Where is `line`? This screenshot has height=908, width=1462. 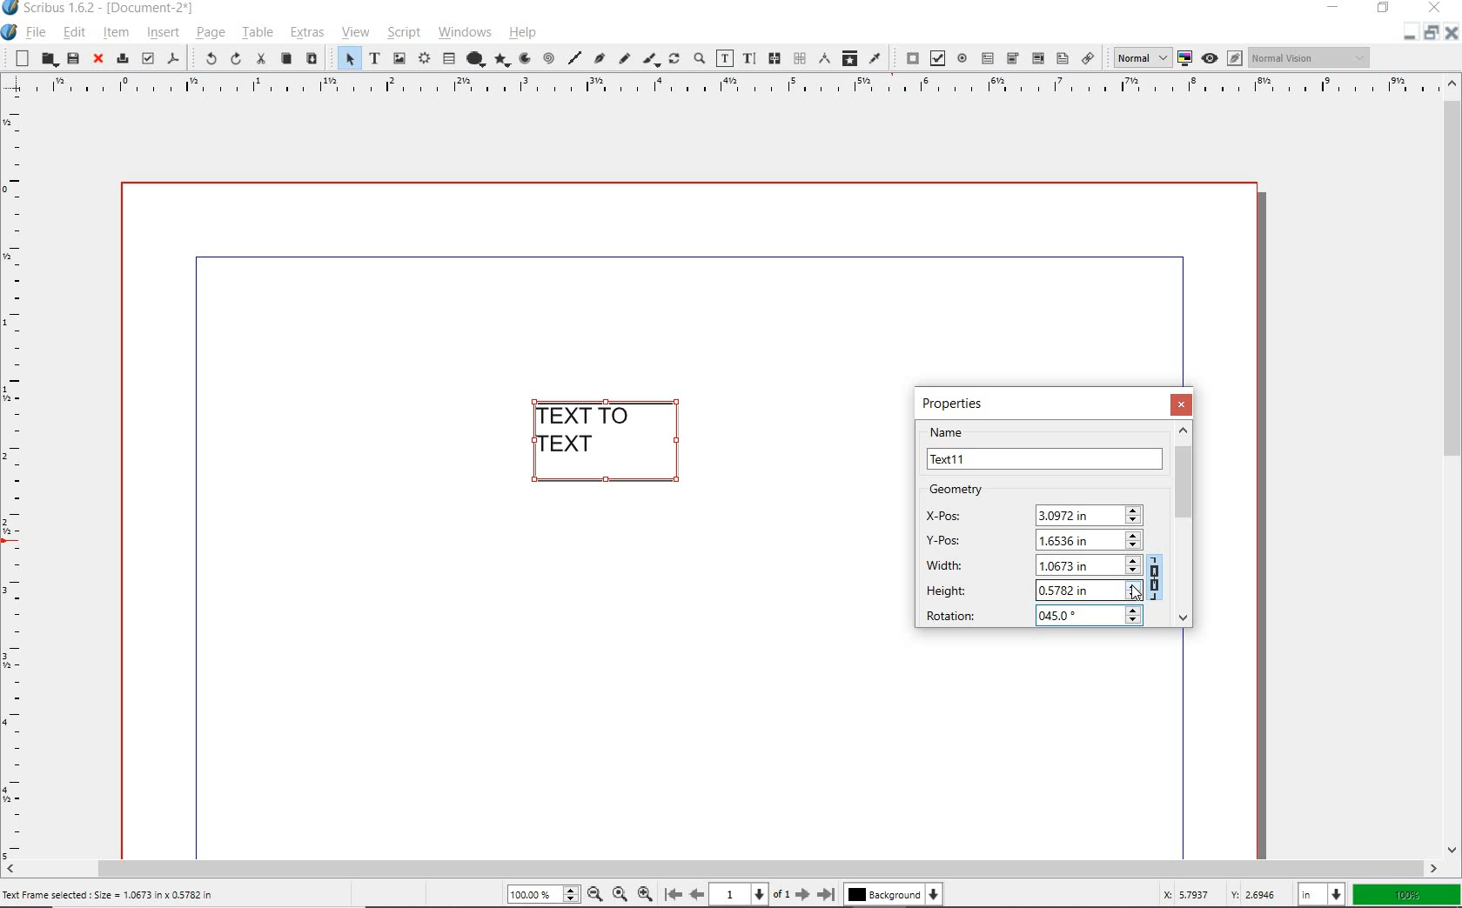 line is located at coordinates (573, 60).